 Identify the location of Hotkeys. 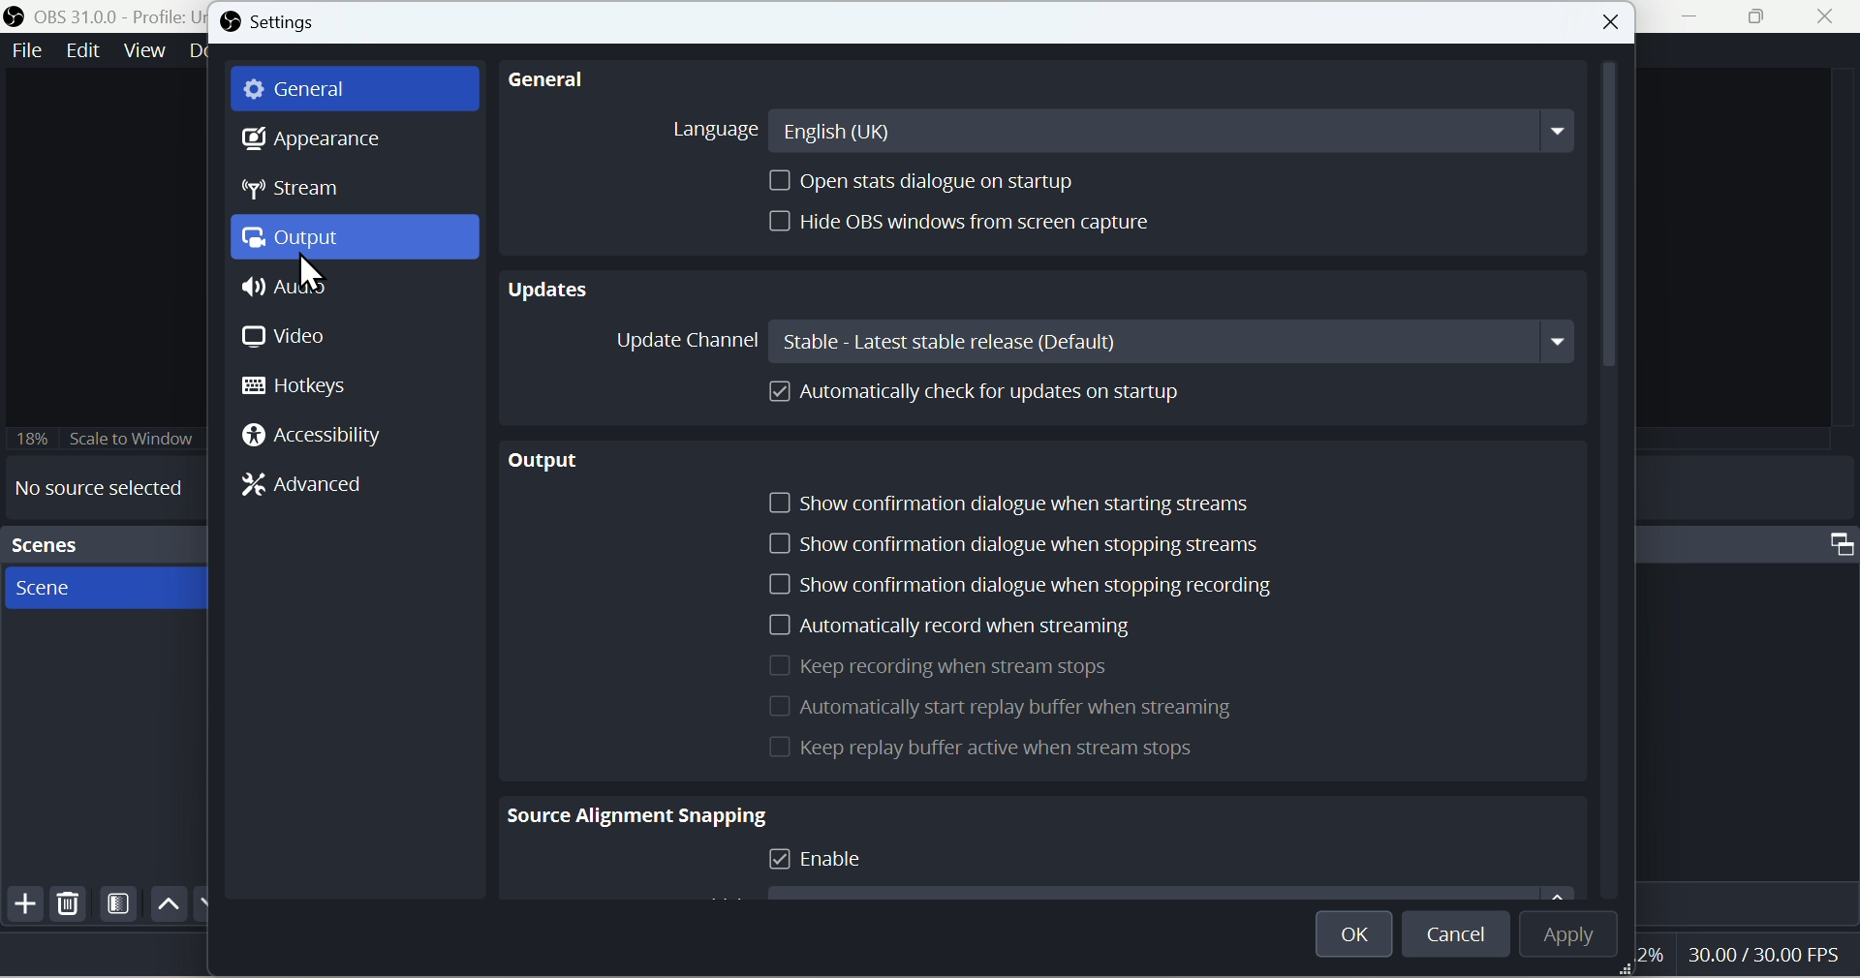
(305, 385).